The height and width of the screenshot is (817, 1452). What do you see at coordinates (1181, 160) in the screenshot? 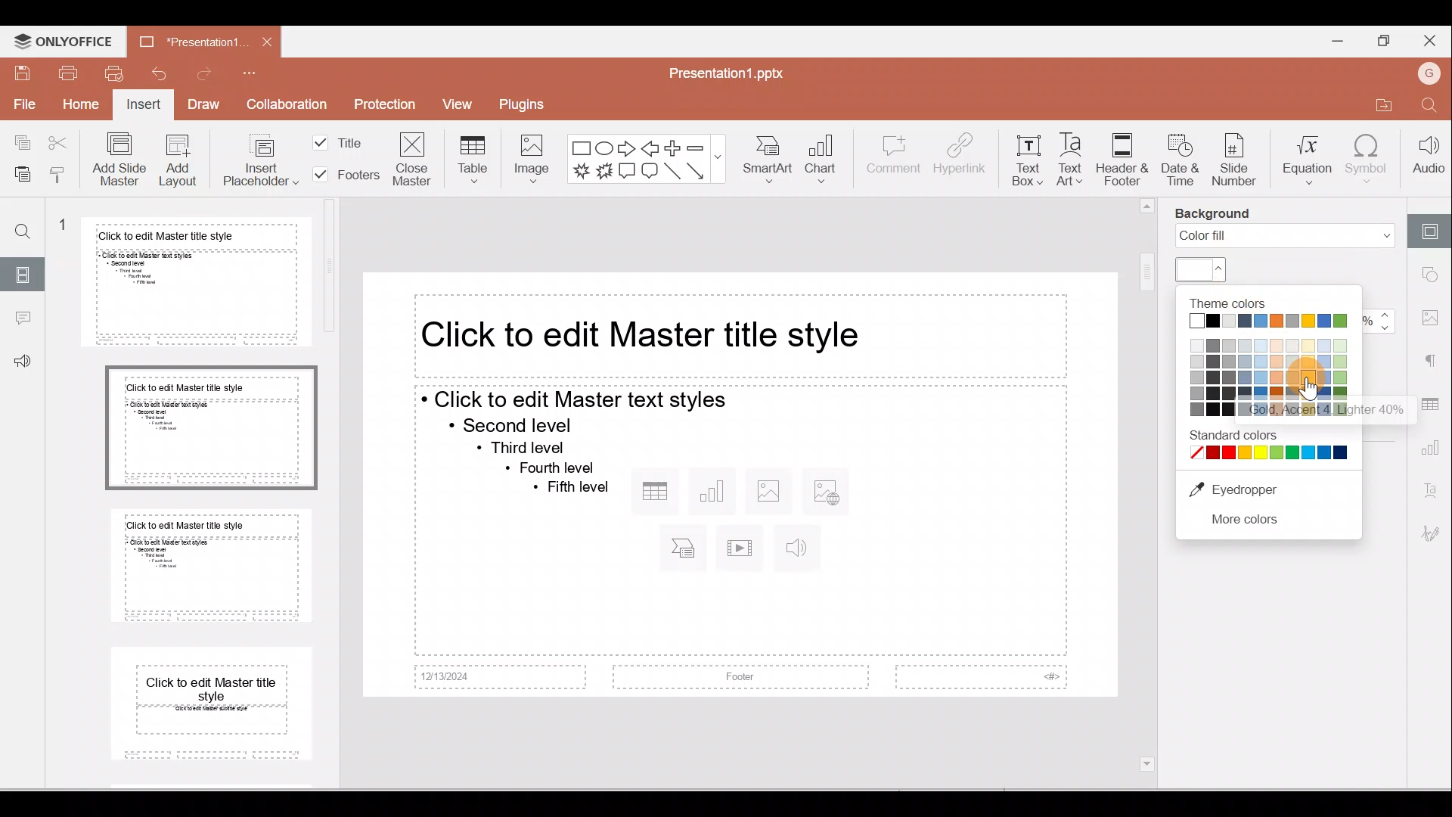
I see `Date & time` at bounding box center [1181, 160].